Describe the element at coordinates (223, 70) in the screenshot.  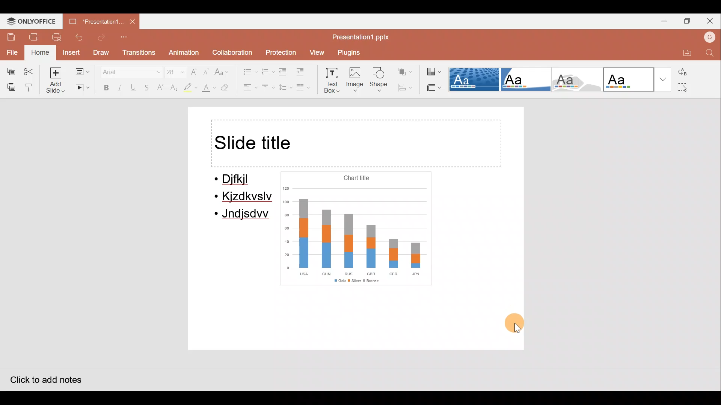
I see `Change case` at that location.